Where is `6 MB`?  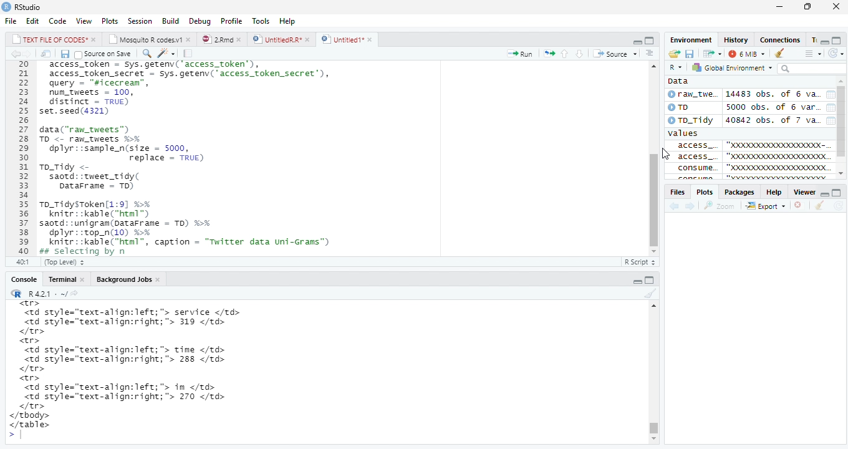 6 MB is located at coordinates (746, 53).